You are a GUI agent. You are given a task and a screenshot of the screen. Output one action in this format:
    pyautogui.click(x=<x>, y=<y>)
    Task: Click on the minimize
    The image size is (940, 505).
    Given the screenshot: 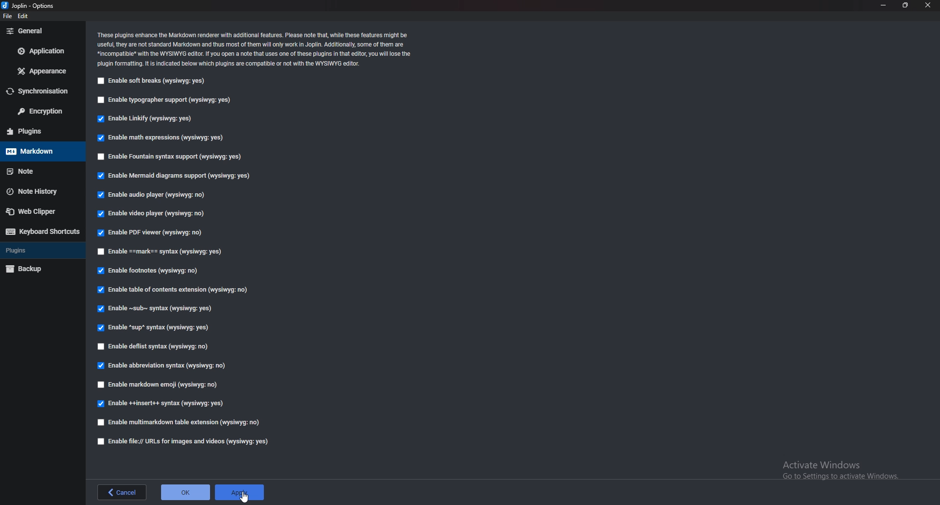 What is the action you would take?
    pyautogui.click(x=883, y=5)
    